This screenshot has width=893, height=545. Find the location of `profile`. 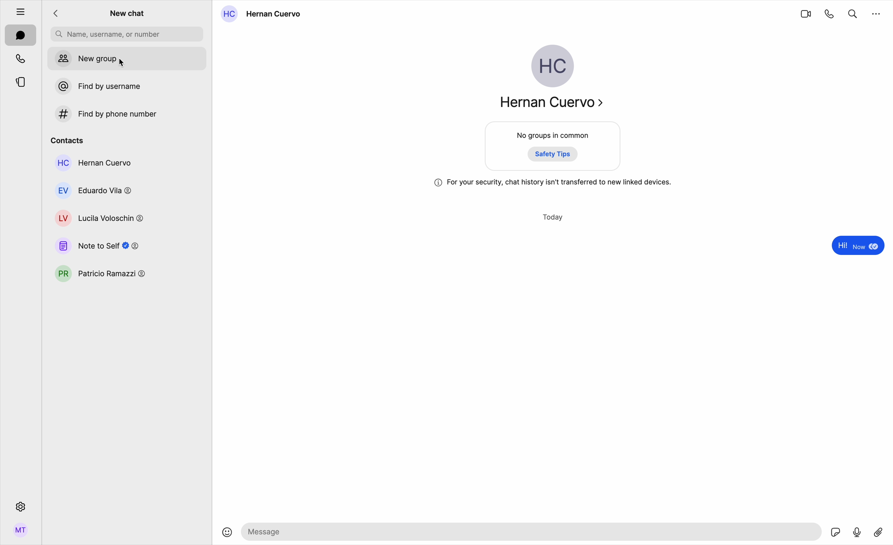

profile is located at coordinates (21, 533).